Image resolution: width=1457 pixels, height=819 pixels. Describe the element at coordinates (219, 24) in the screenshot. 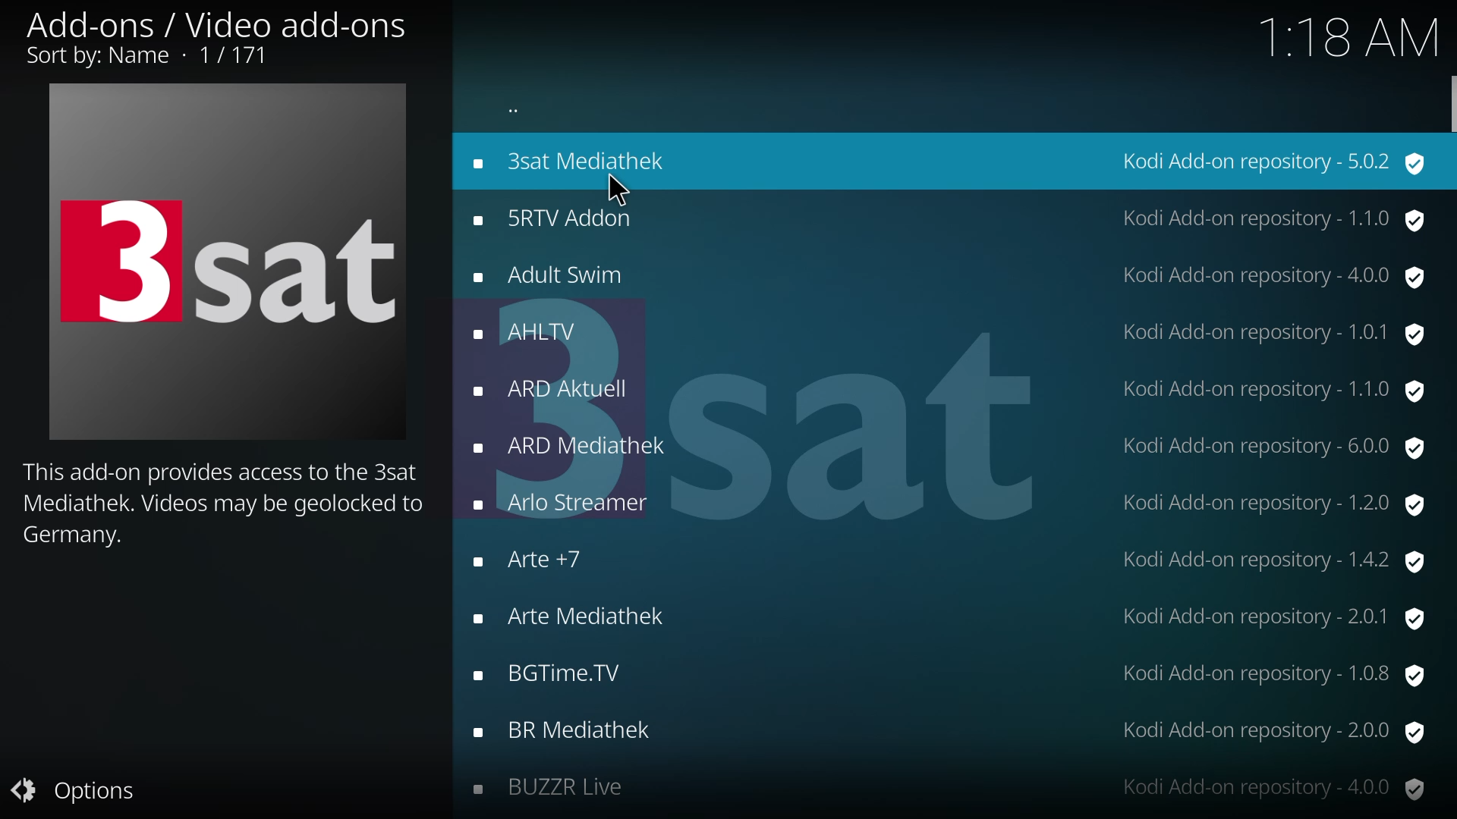

I see `add on` at that location.